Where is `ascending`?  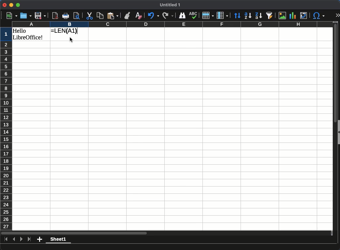
ascending is located at coordinates (248, 15).